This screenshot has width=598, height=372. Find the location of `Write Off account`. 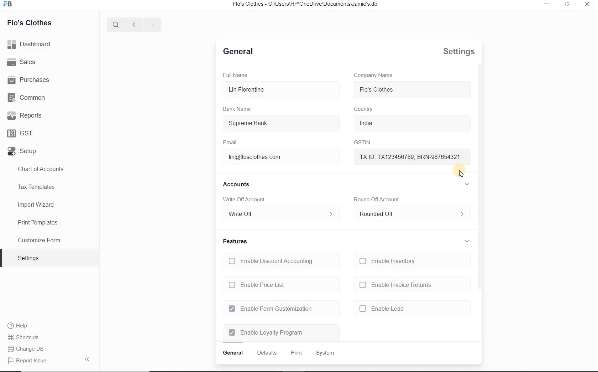

Write Off account is located at coordinates (246, 200).